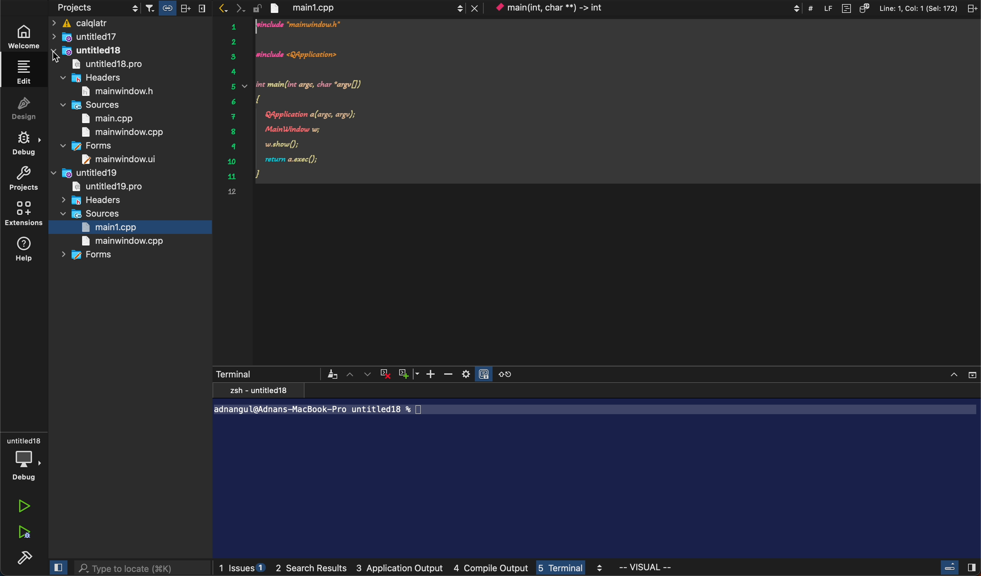  What do you see at coordinates (25, 36) in the screenshot?
I see `welcome` at bounding box center [25, 36].